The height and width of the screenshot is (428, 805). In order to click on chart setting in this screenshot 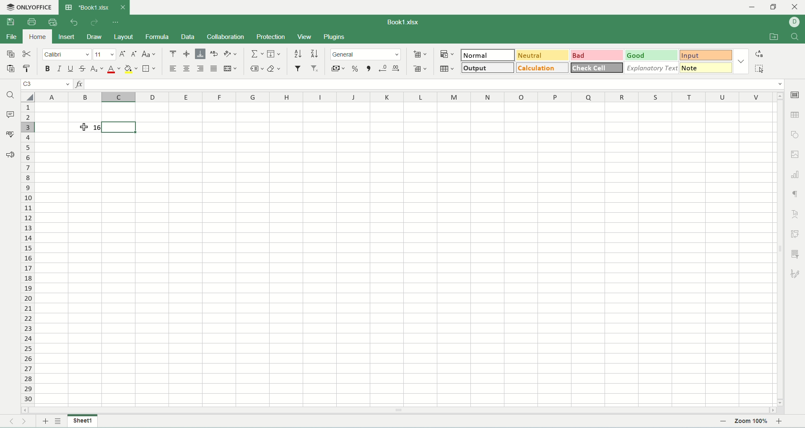, I will do `click(796, 173)`.